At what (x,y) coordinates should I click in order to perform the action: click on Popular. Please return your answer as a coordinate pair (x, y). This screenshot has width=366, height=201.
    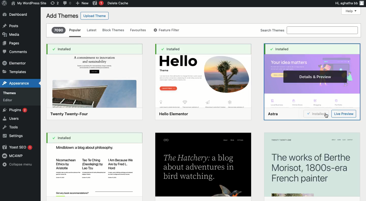
    Looking at the image, I should click on (75, 32).